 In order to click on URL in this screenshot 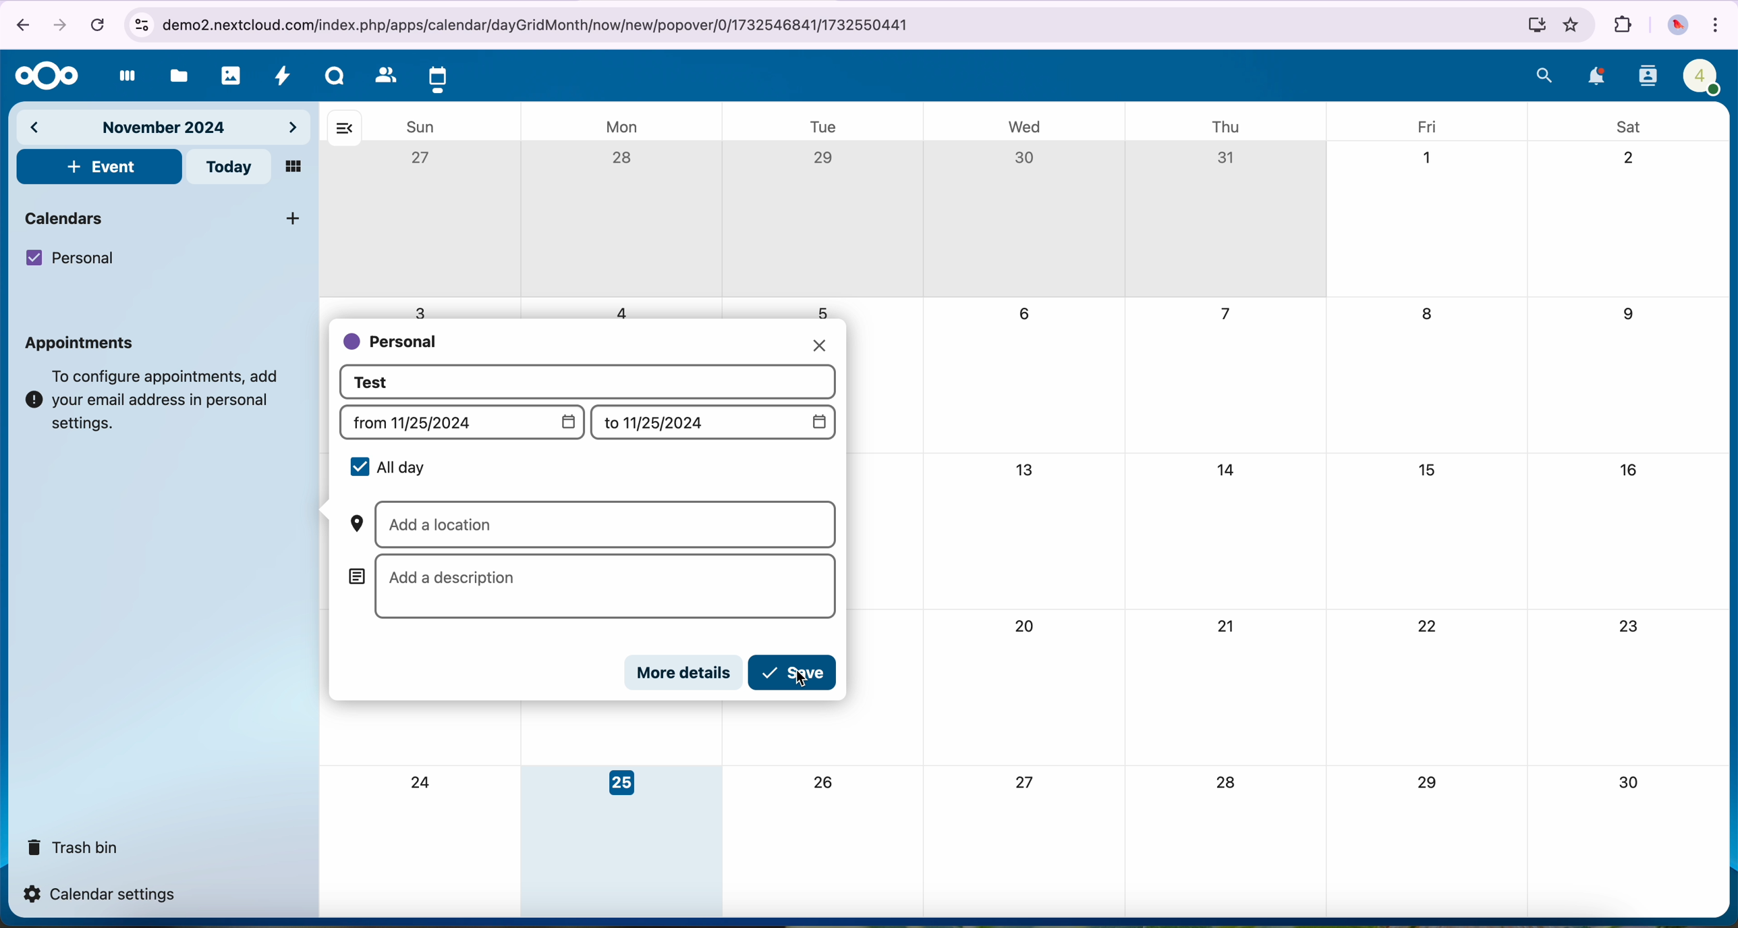, I will do `click(542, 24)`.